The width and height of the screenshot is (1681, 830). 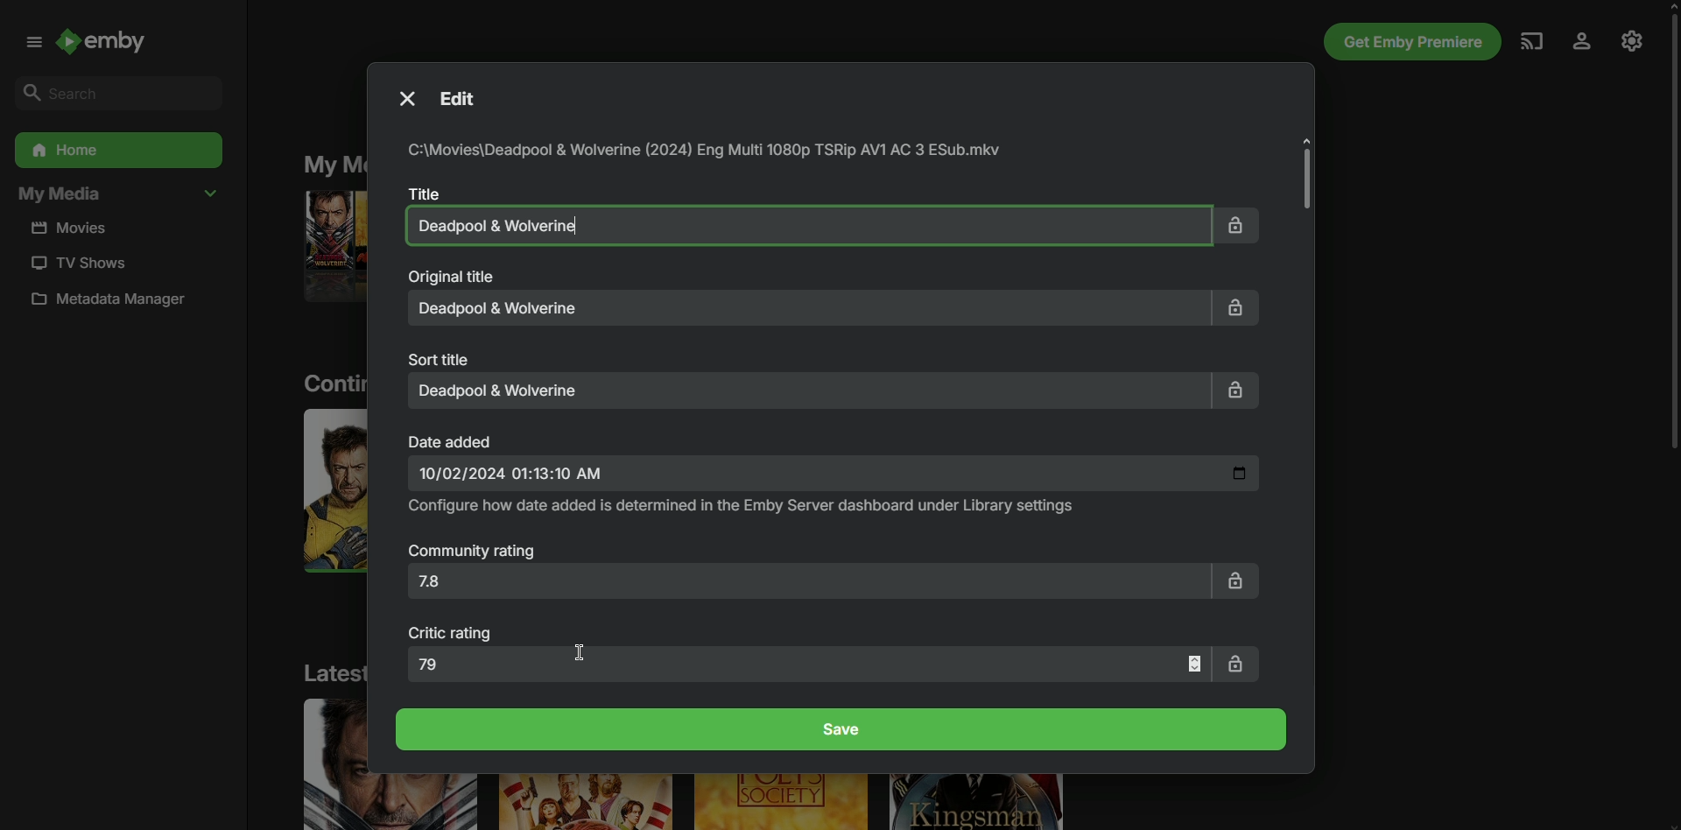 I want to click on Scroll, so click(x=1667, y=236).